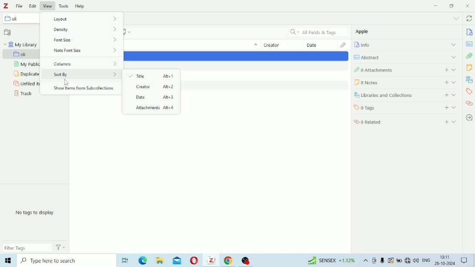 The image size is (475, 267). What do you see at coordinates (7, 6) in the screenshot?
I see `Zotero logo` at bounding box center [7, 6].